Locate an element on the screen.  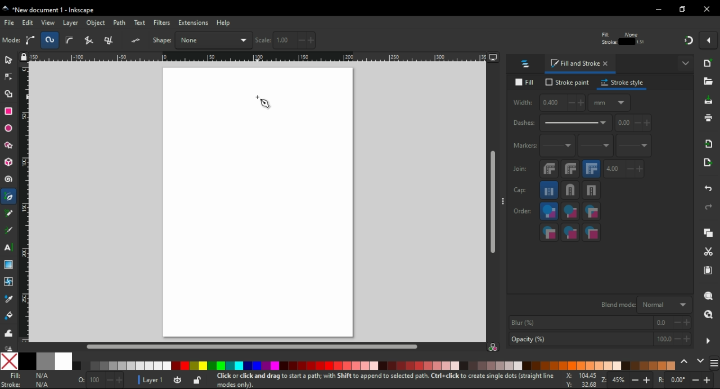
color tone pallete is located at coordinates (492, 365).